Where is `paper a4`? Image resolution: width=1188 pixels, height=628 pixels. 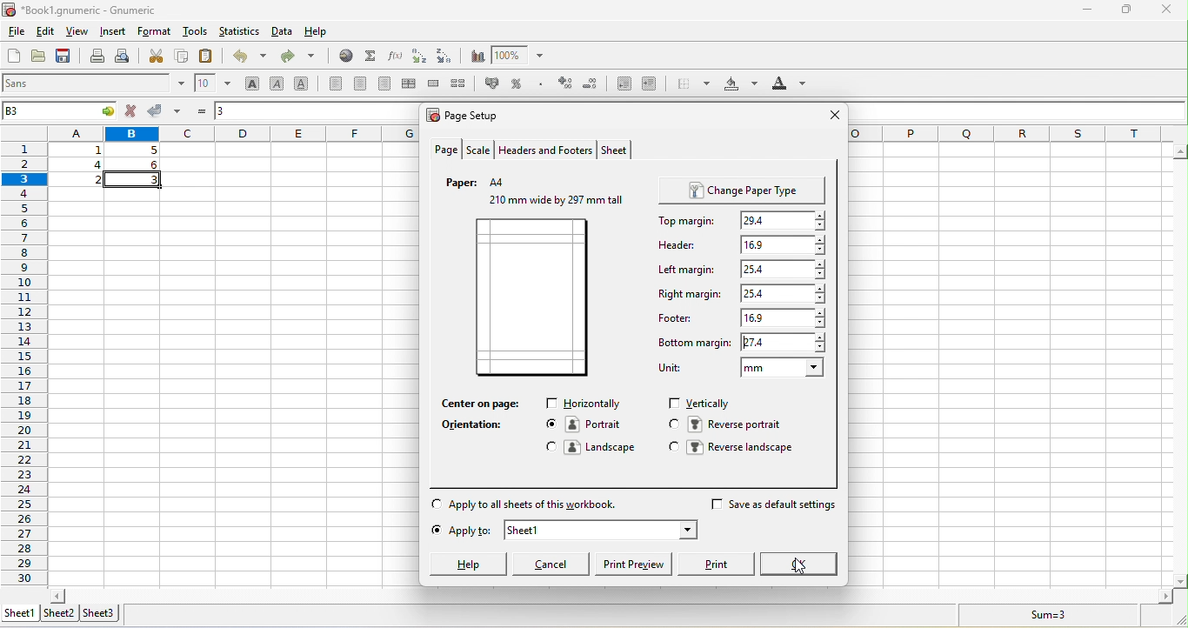 paper a4 is located at coordinates (482, 181).